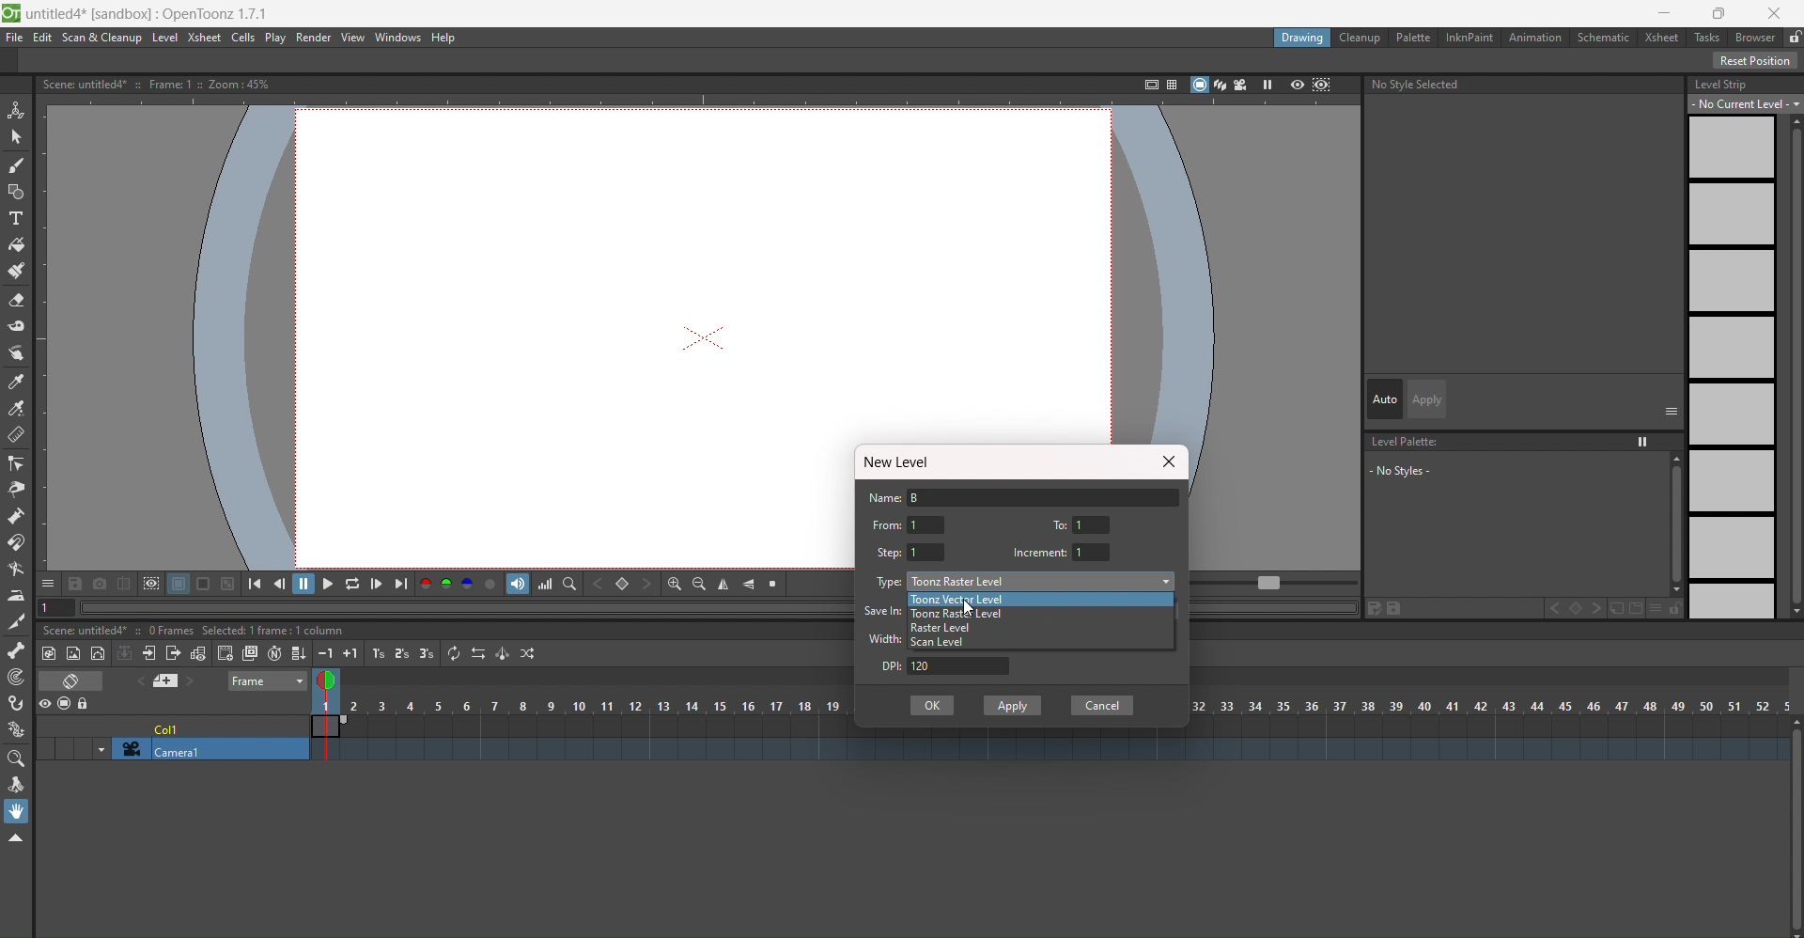  Describe the element at coordinates (125, 652) in the screenshot. I see `collapse` at that location.